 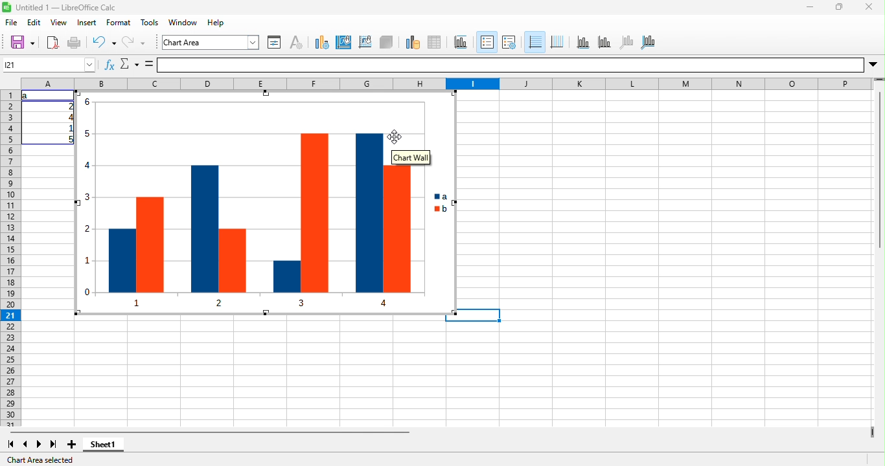 I want to click on title, so click(x=461, y=43).